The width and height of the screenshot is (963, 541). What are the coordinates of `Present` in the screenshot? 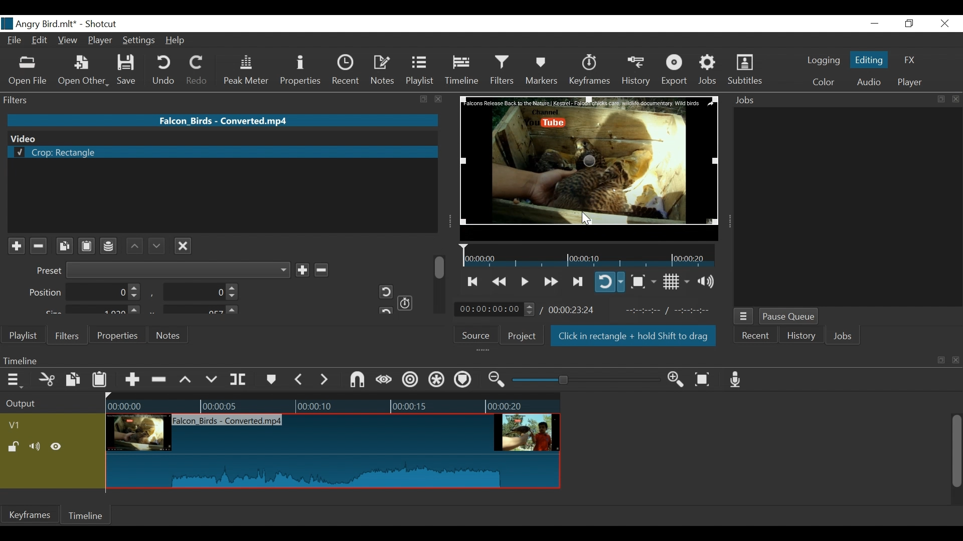 It's located at (162, 270).